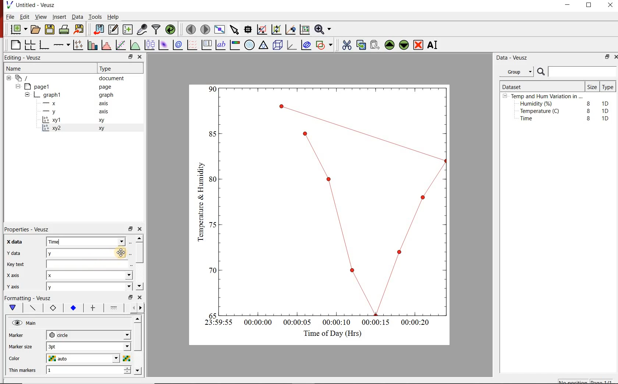 The height and width of the screenshot is (384, 618). What do you see at coordinates (105, 359) in the screenshot?
I see `Color dropdown` at bounding box center [105, 359].